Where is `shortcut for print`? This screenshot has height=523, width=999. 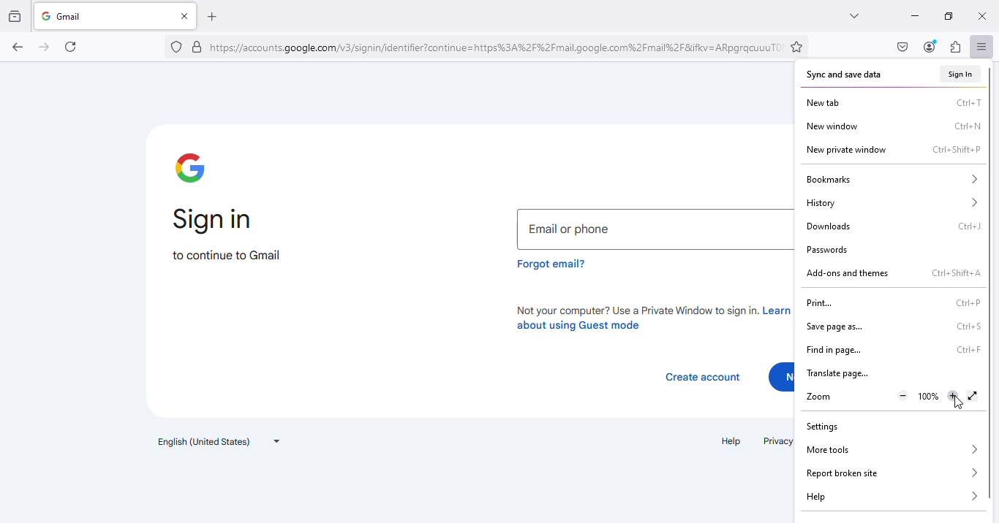 shortcut for print is located at coordinates (968, 302).